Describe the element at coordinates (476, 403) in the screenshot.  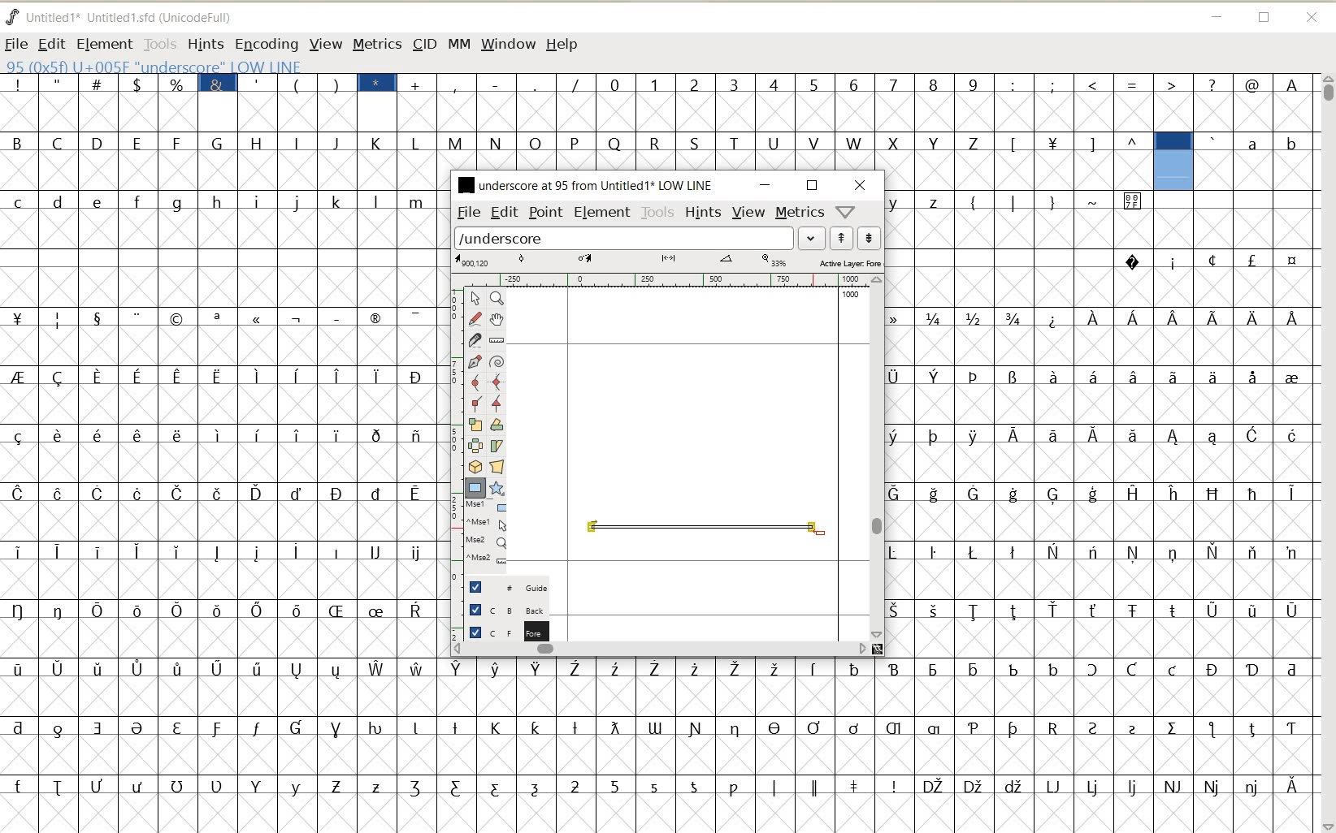
I see `Add a corner point` at that location.